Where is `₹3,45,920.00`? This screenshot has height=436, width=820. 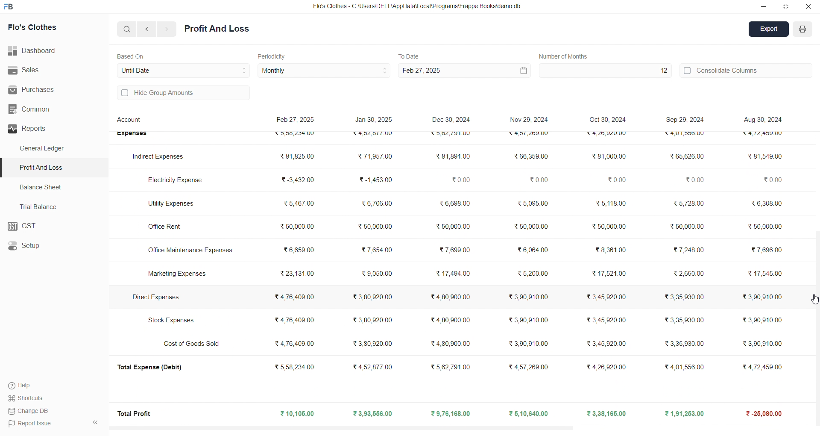
₹3,45,920.00 is located at coordinates (607, 344).